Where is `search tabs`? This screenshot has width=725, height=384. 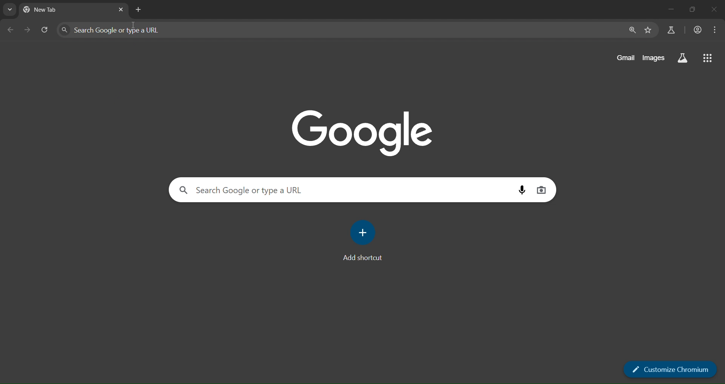 search tabs is located at coordinates (10, 10).